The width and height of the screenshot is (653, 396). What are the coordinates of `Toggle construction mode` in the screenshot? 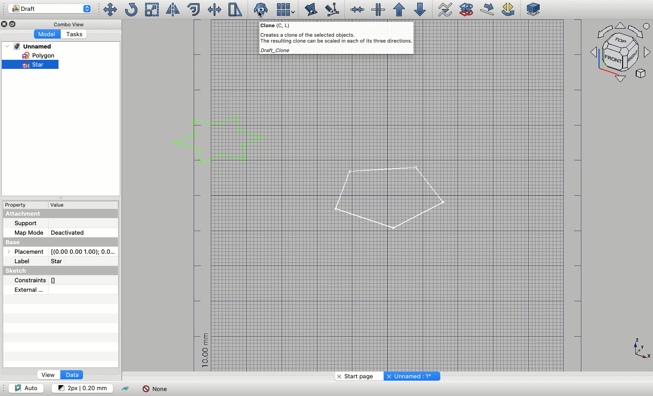 It's located at (126, 389).